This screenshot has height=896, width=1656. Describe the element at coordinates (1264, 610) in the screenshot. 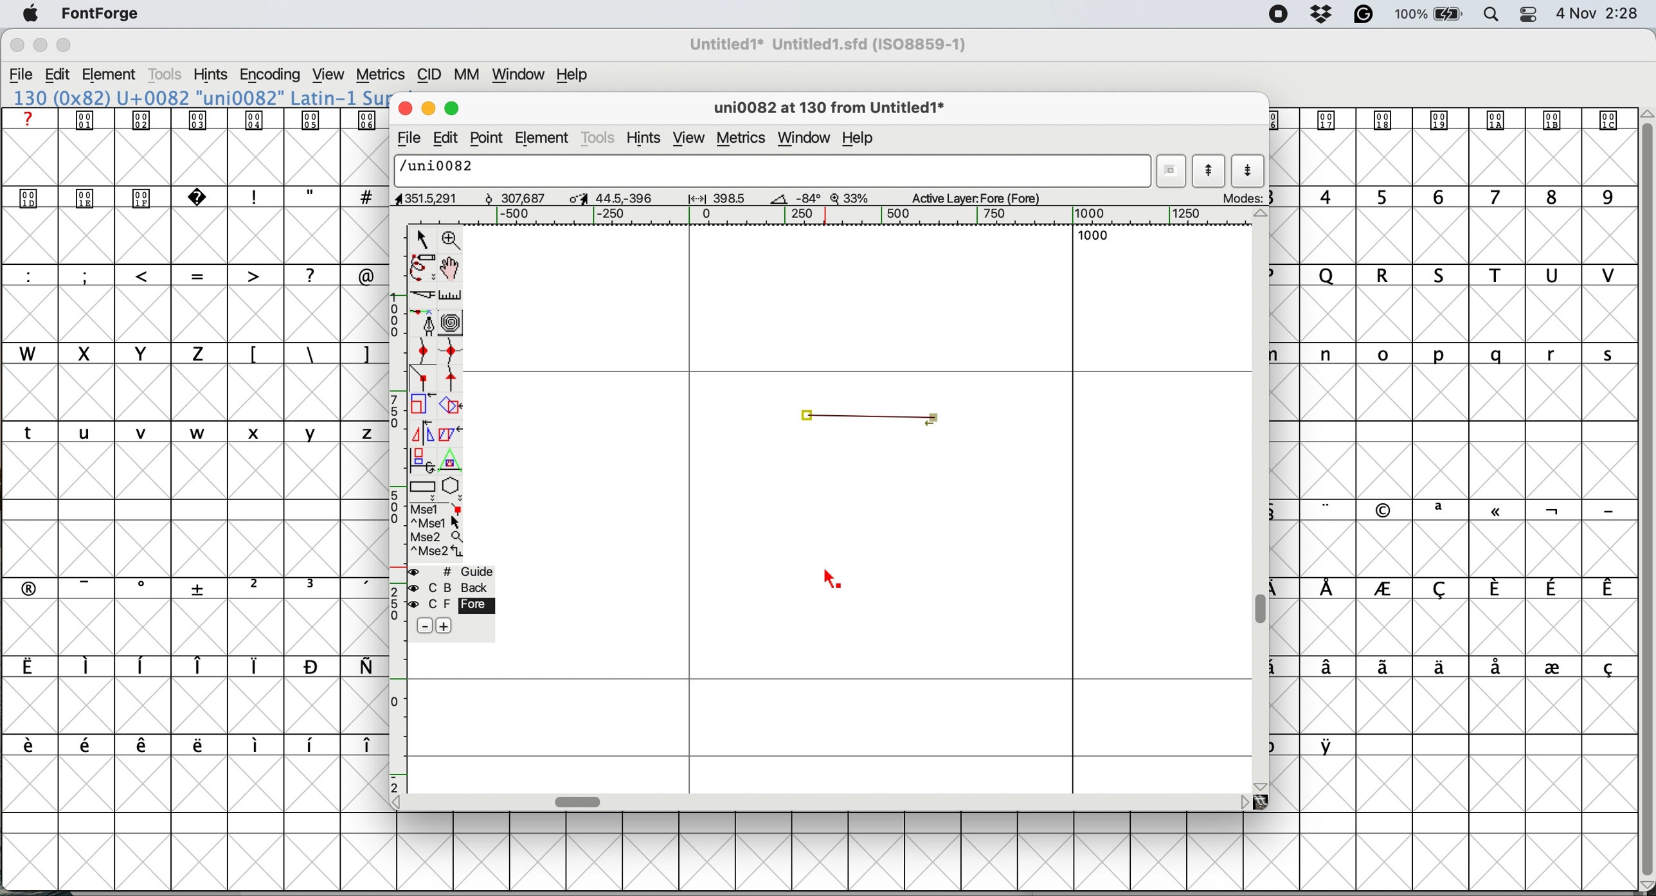

I see `vertical scroll bar` at that location.